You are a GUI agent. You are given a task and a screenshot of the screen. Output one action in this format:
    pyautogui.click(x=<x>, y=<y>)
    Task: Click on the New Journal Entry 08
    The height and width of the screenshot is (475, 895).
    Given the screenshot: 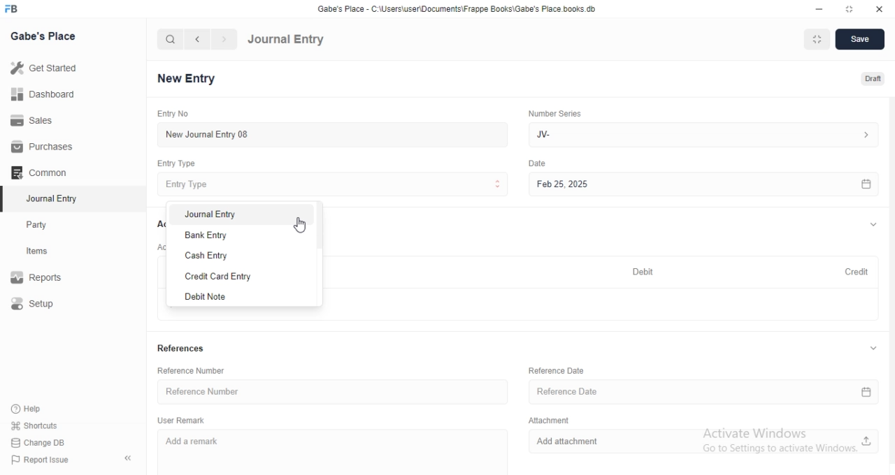 What is the action you would take?
    pyautogui.click(x=329, y=134)
    